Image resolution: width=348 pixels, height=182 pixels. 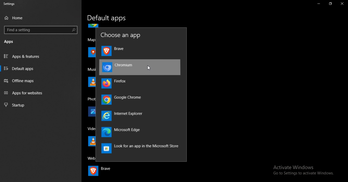 What do you see at coordinates (11, 4) in the screenshot?
I see `settings` at bounding box center [11, 4].